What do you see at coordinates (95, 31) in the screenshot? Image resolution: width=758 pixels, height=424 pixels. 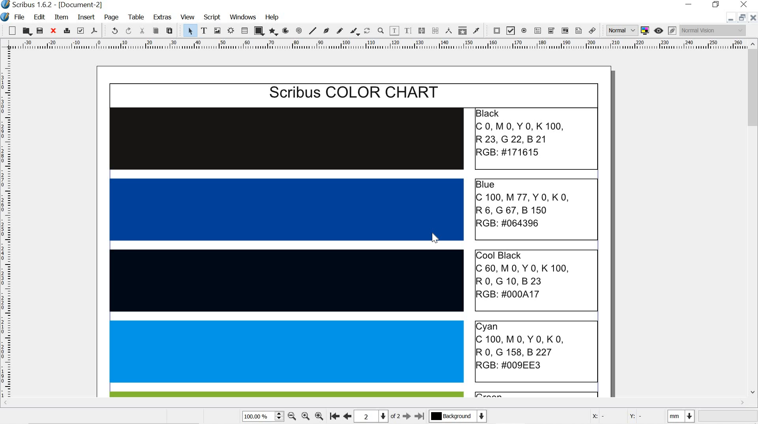 I see `save as pdf` at bounding box center [95, 31].